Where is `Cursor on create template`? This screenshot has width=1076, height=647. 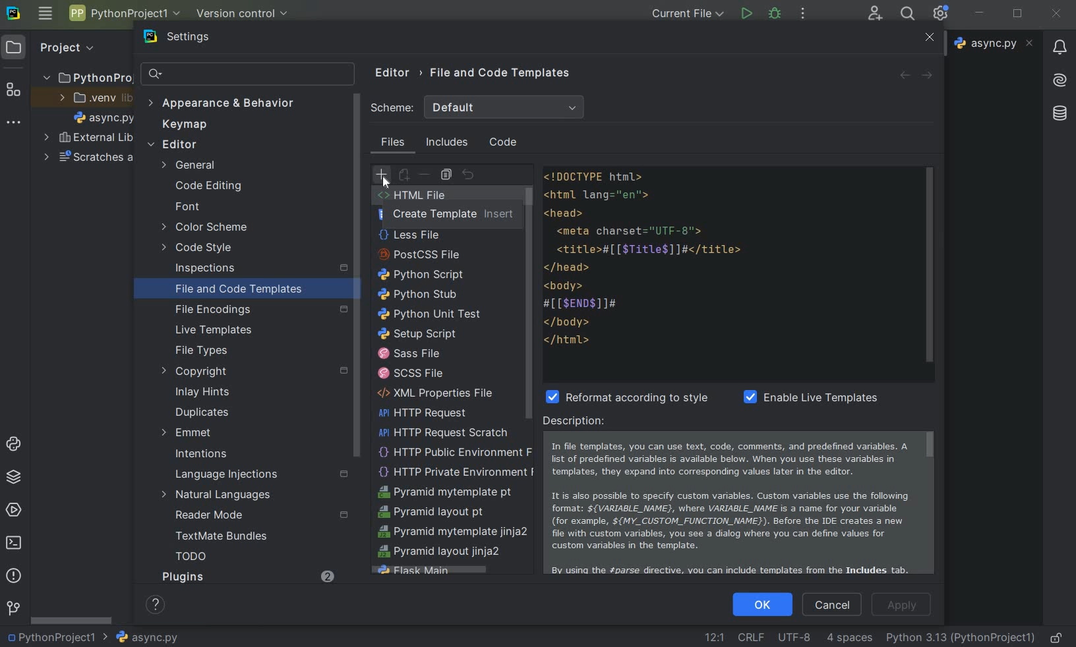
Cursor on create template is located at coordinates (377, 177).